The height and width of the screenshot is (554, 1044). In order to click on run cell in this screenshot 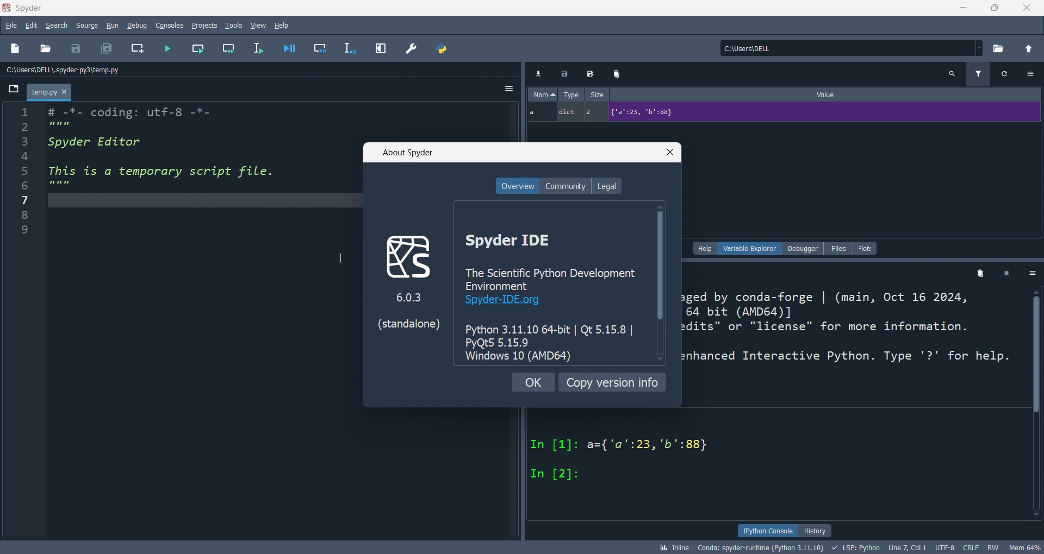, I will do `click(197, 49)`.